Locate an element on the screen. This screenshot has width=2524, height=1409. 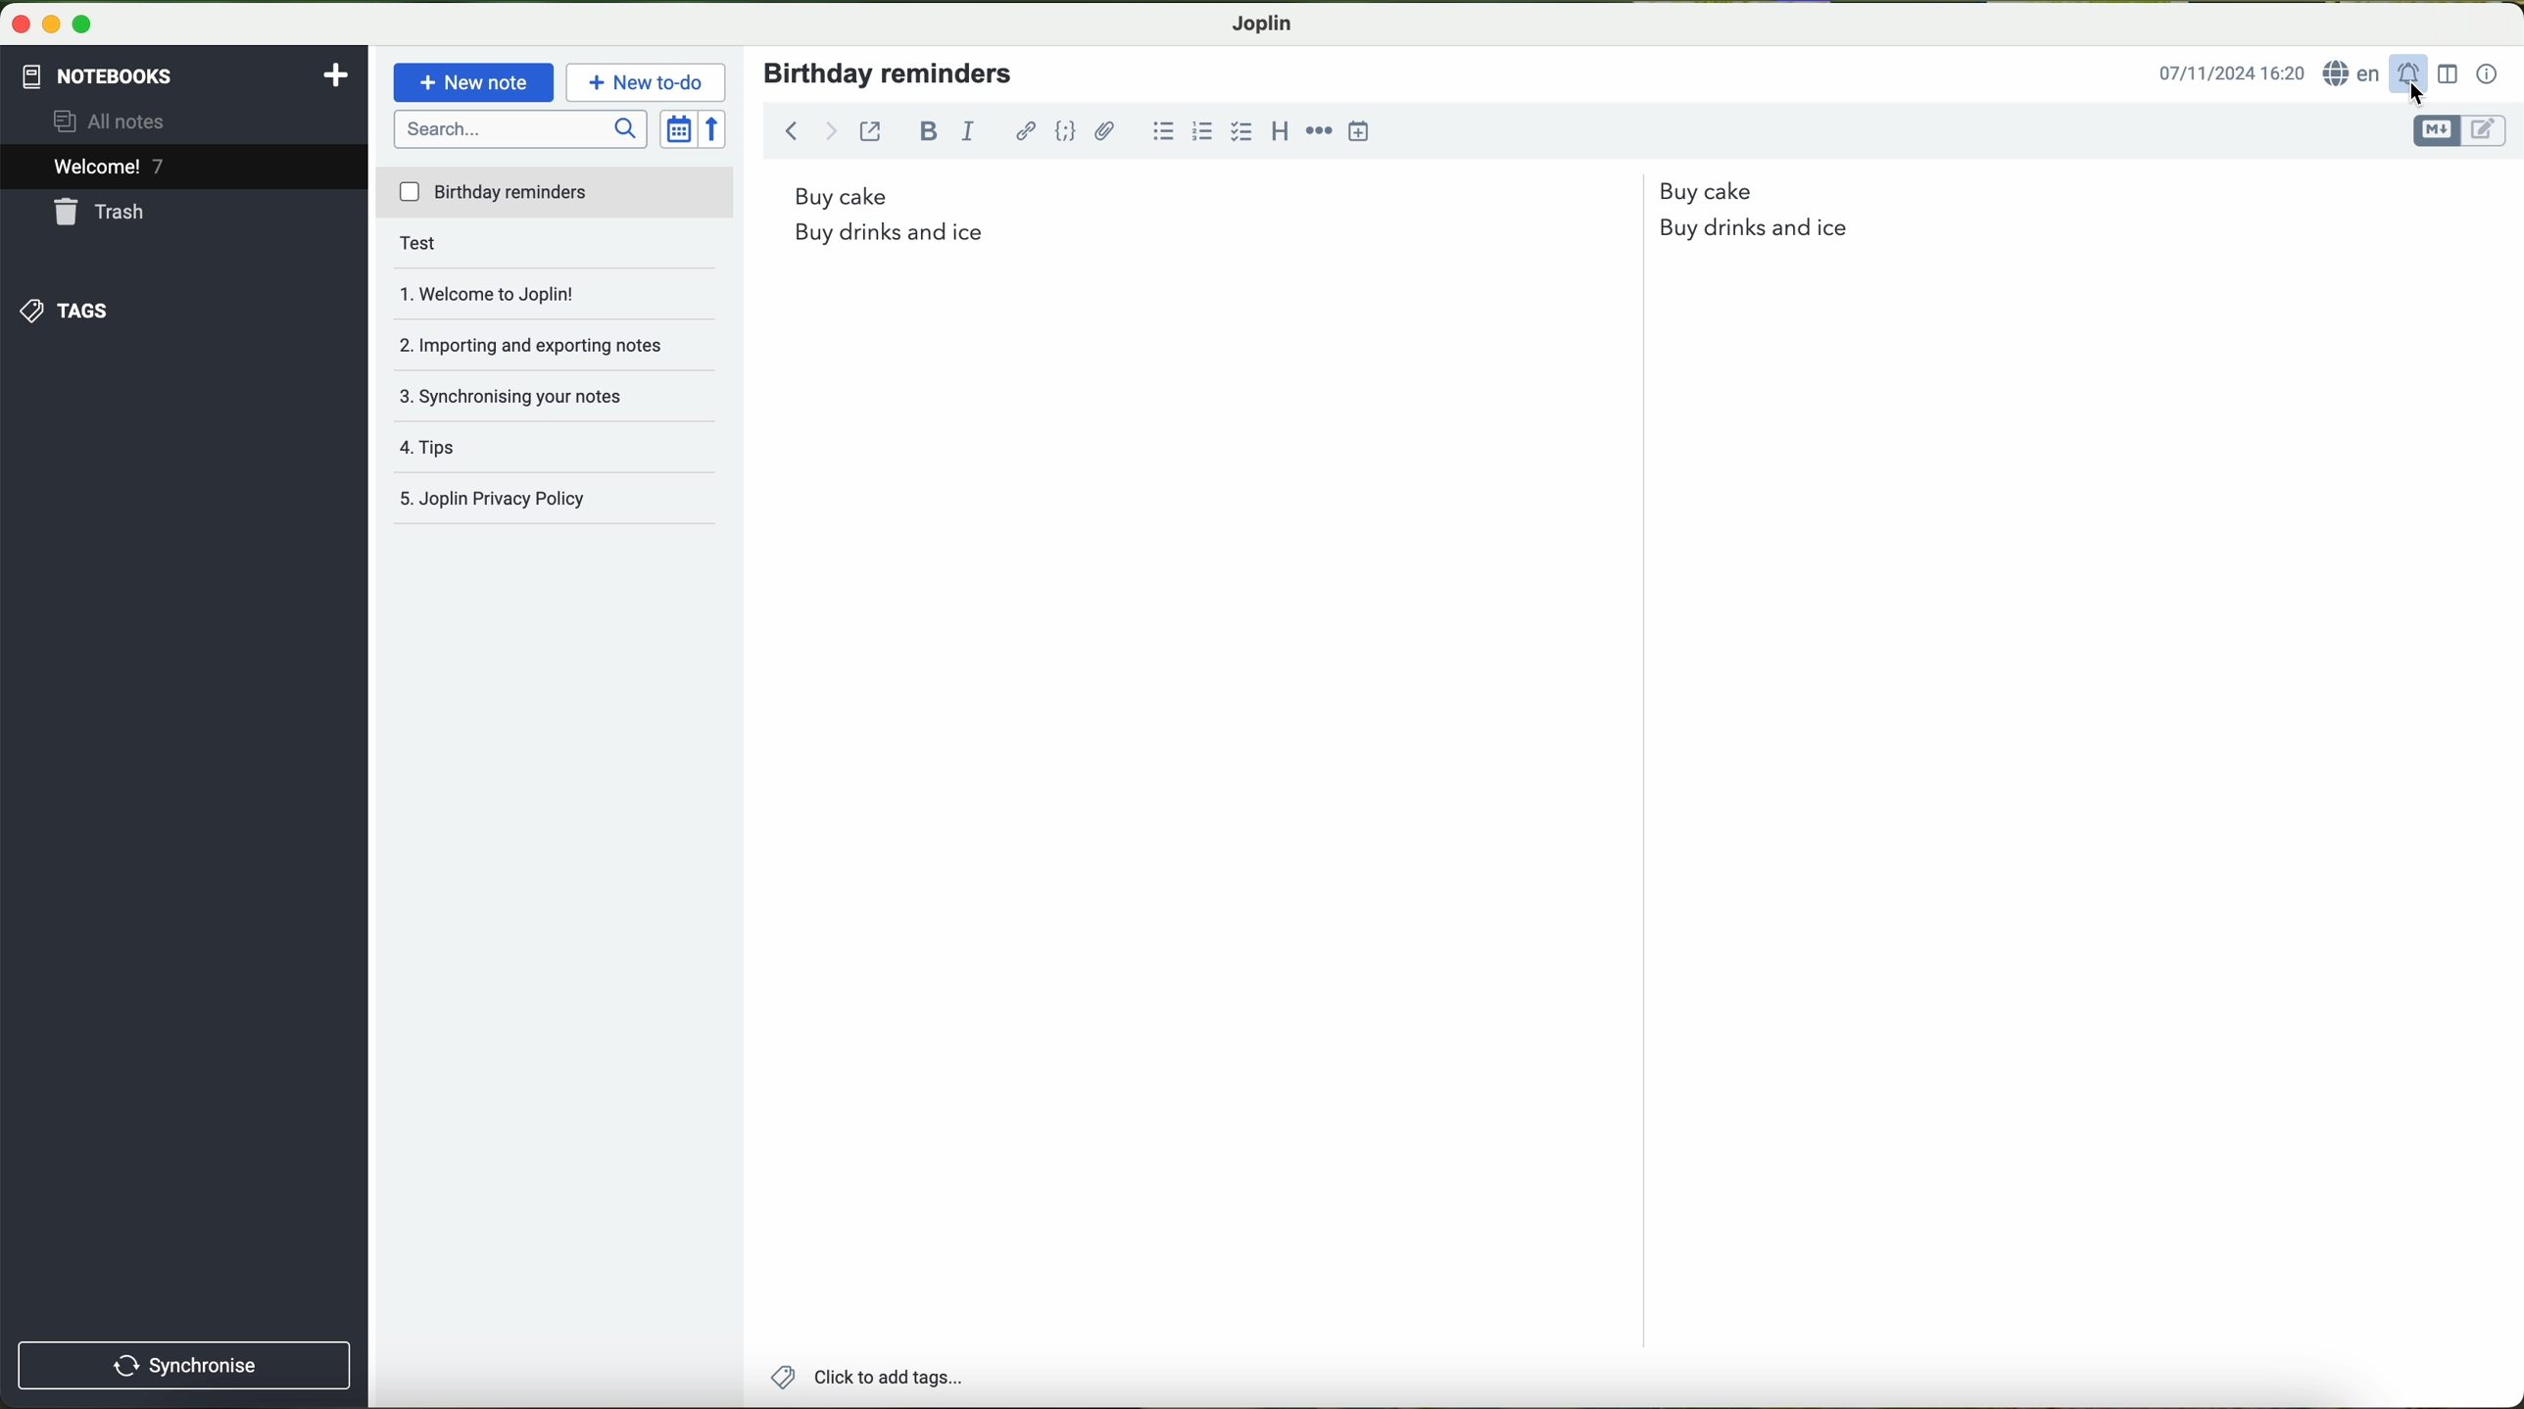
birthday reminders is located at coordinates (893, 73).